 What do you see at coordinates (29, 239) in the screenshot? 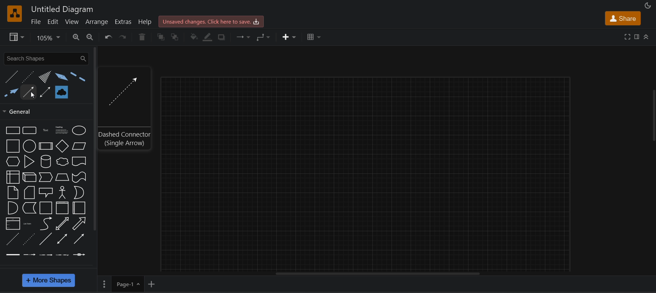
I see `dotted line` at bounding box center [29, 239].